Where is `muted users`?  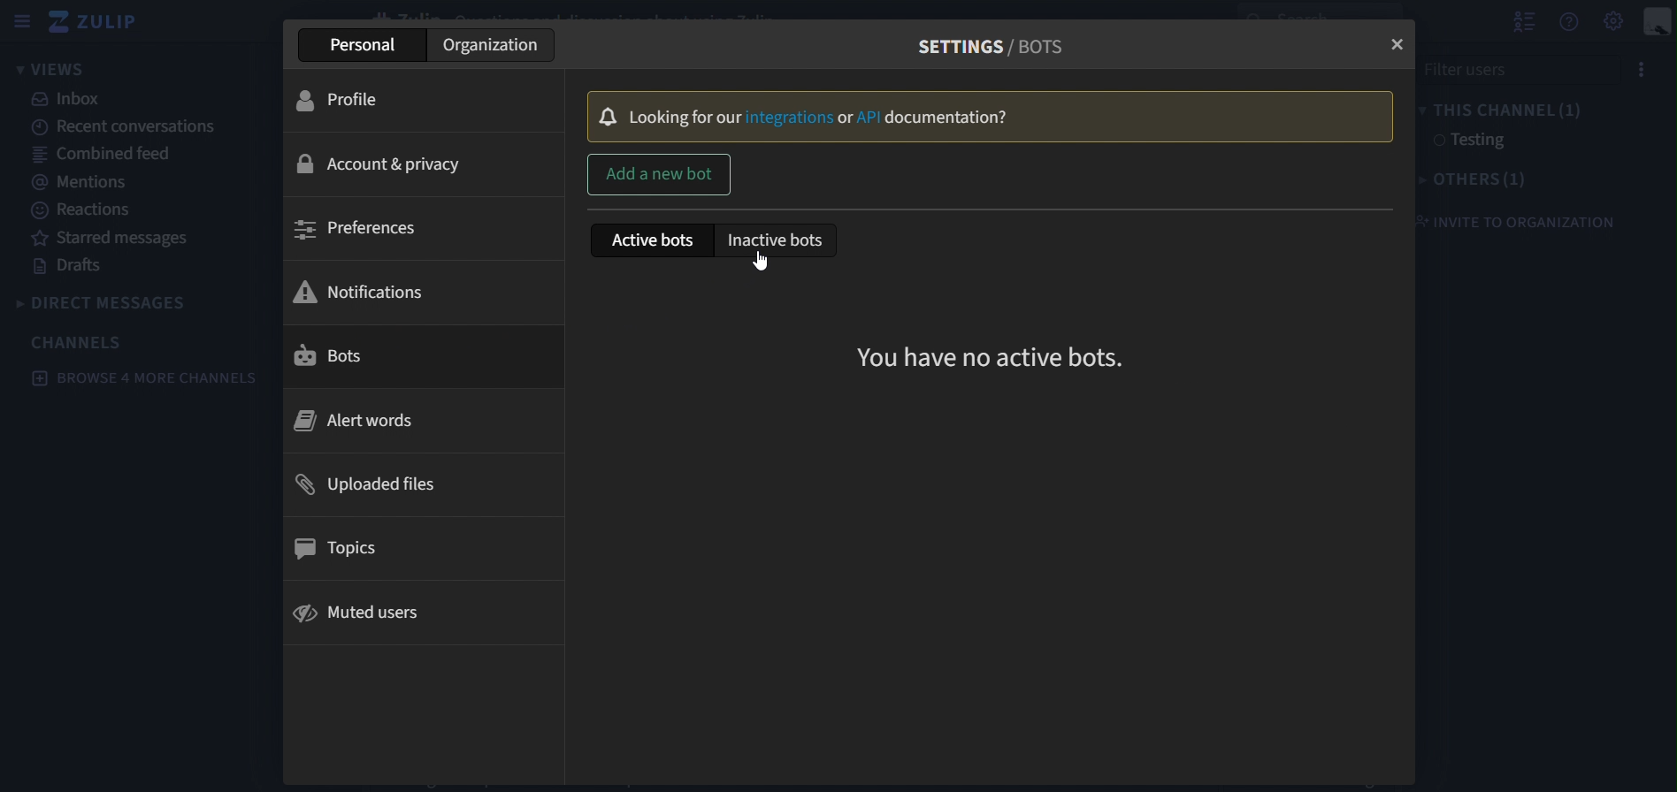 muted users is located at coordinates (359, 615).